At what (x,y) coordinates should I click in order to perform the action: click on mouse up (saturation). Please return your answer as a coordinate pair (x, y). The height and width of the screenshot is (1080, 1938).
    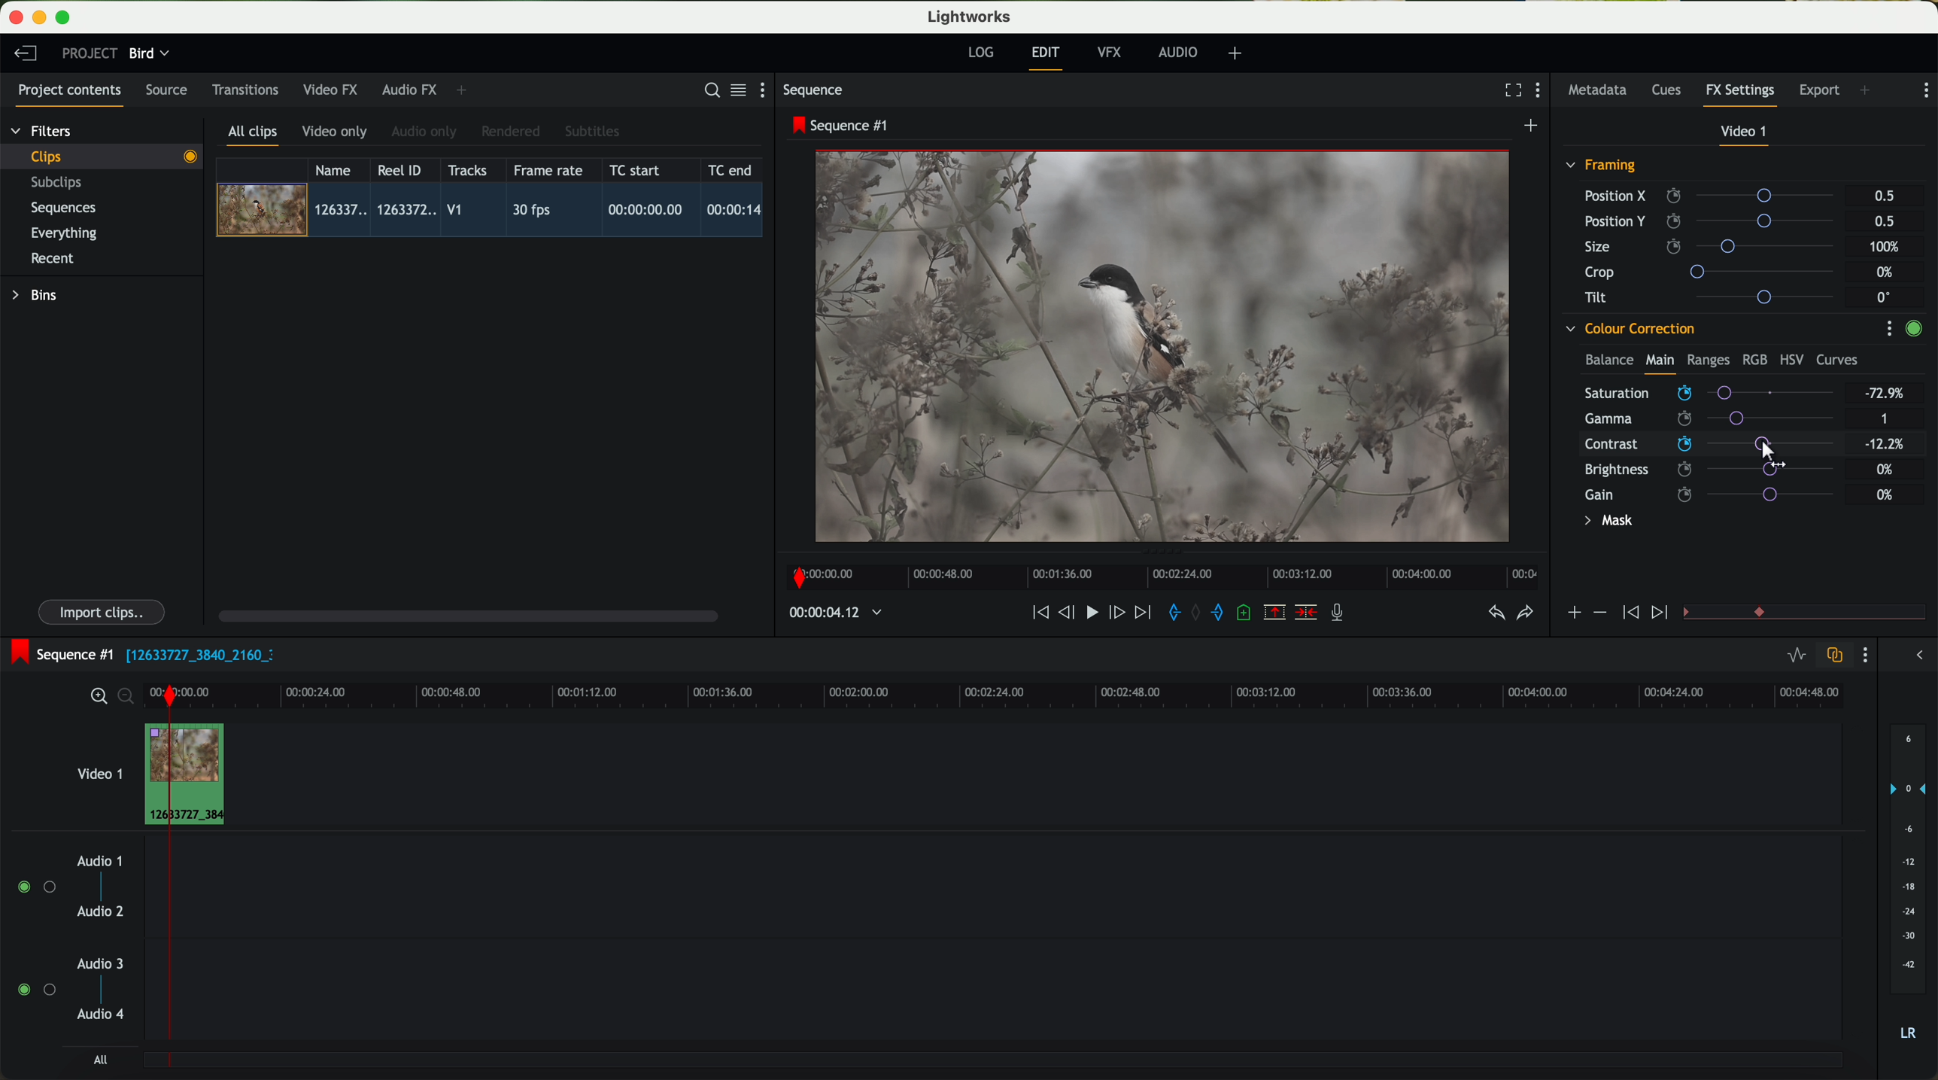
    Looking at the image, I should click on (1708, 390).